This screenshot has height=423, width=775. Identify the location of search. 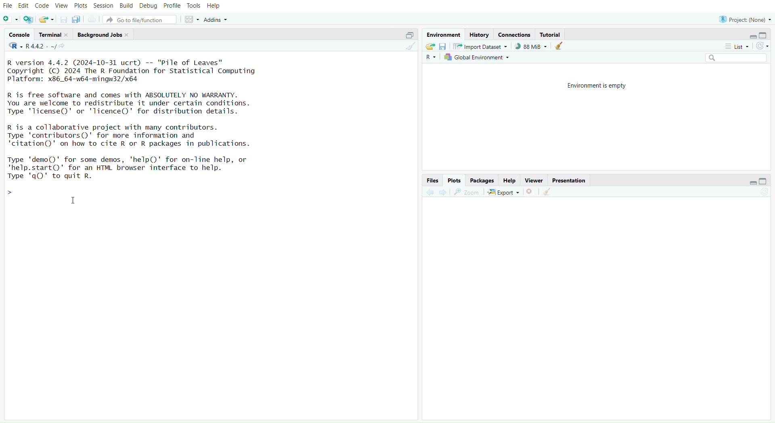
(732, 58).